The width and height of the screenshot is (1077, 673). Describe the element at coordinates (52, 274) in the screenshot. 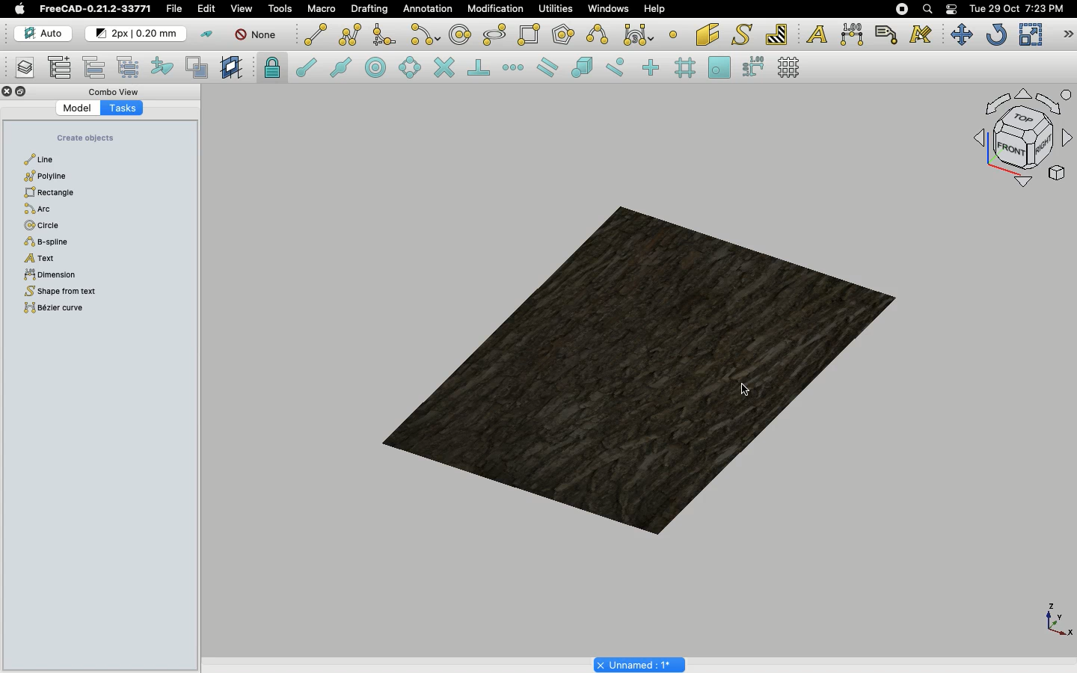

I see `Dimension` at that location.